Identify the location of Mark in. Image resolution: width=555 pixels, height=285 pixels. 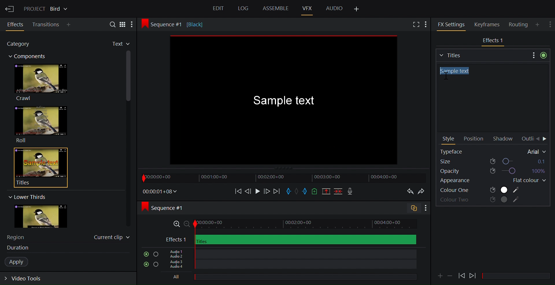
(289, 191).